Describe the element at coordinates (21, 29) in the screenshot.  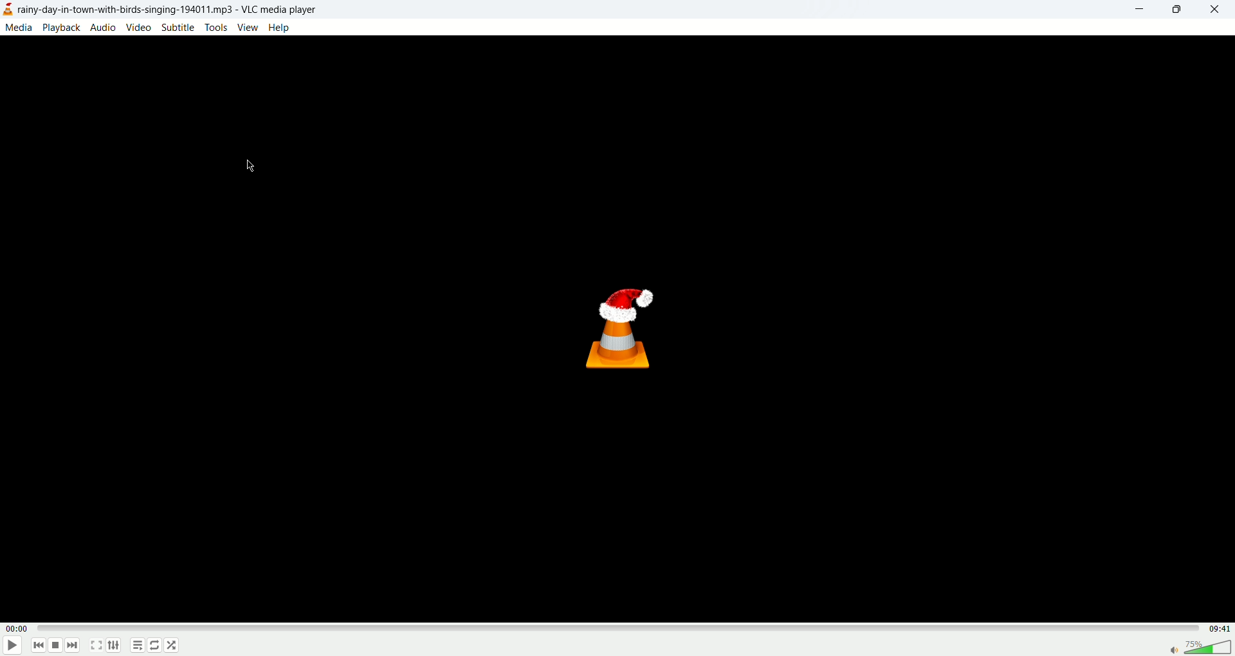
I see `media` at that location.